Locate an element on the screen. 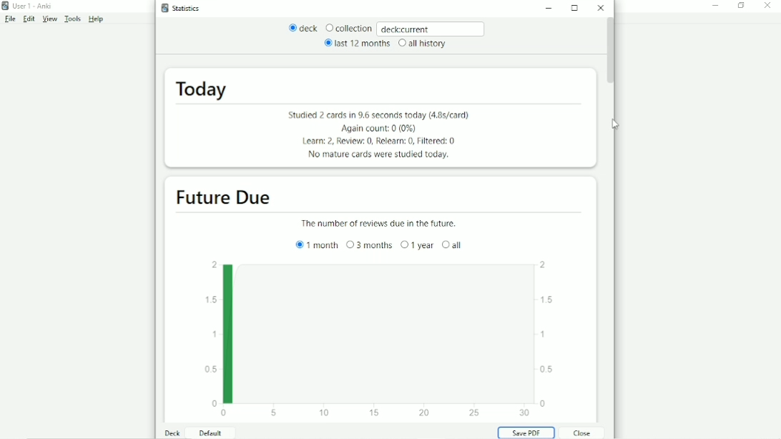 This screenshot has height=439, width=781. Close is located at coordinates (580, 433).